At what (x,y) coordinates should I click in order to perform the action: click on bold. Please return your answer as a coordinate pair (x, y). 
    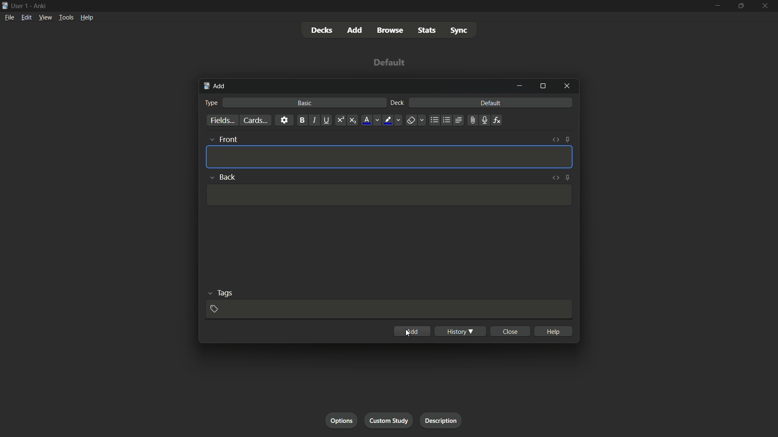
    Looking at the image, I should click on (301, 120).